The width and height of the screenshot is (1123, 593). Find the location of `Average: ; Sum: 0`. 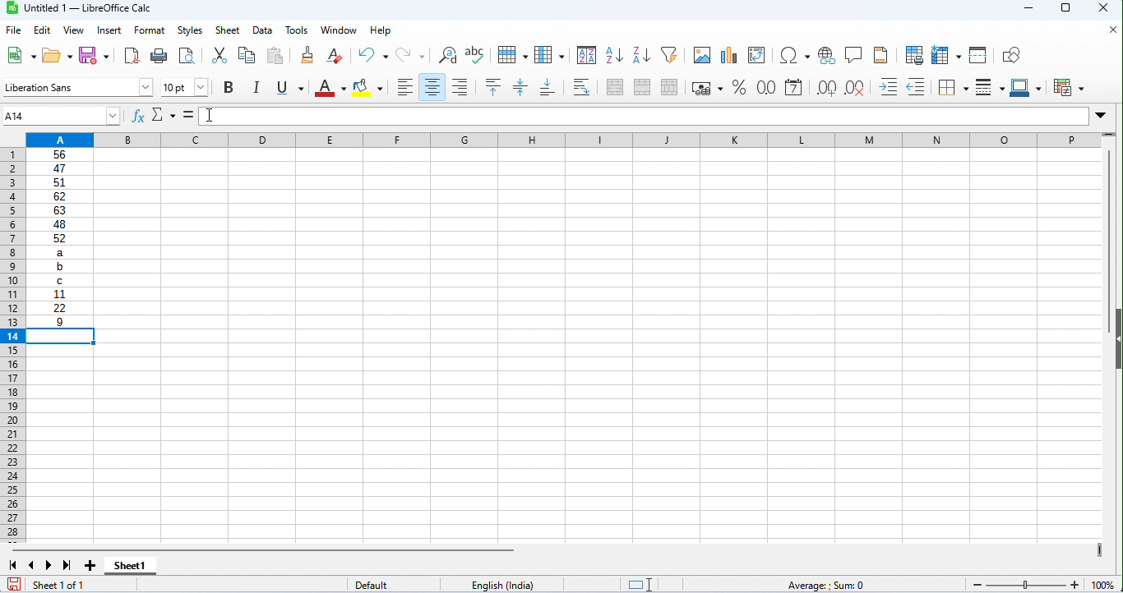

Average: ; Sum: 0 is located at coordinates (824, 585).